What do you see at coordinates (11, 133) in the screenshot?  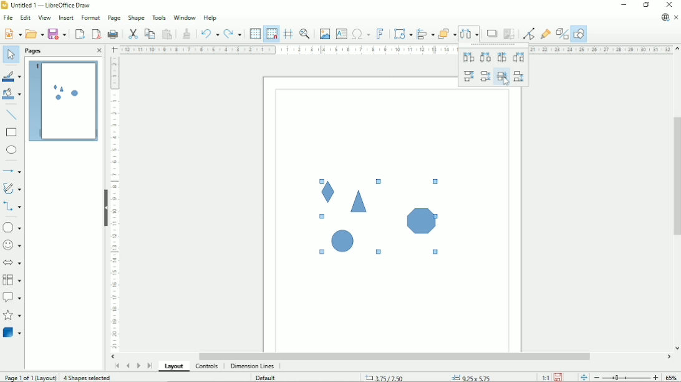 I see `rectangle` at bounding box center [11, 133].